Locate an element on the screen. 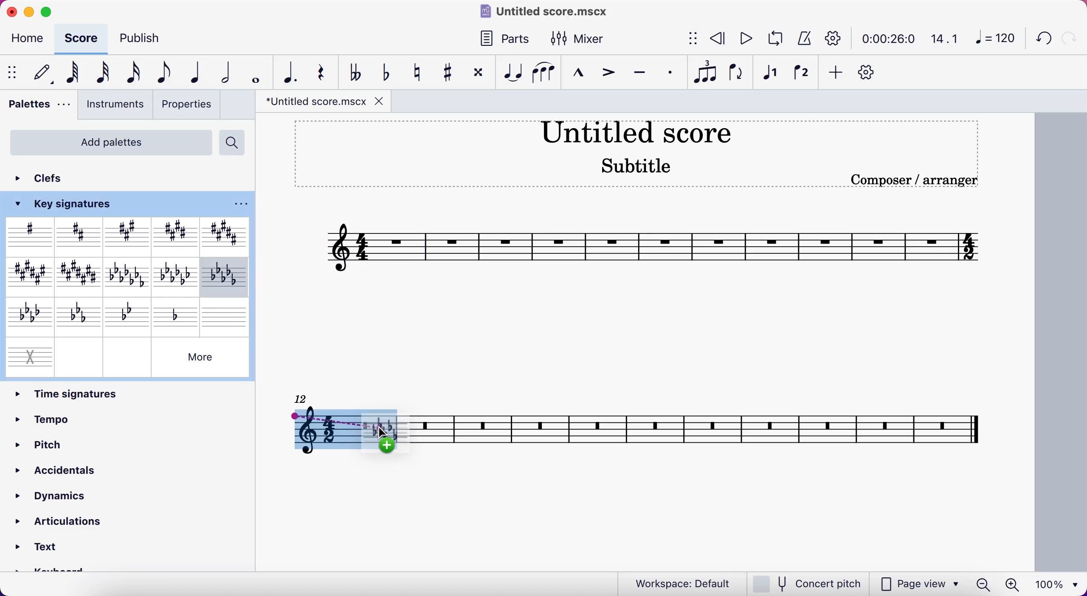  rewind is located at coordinates (718, 39).